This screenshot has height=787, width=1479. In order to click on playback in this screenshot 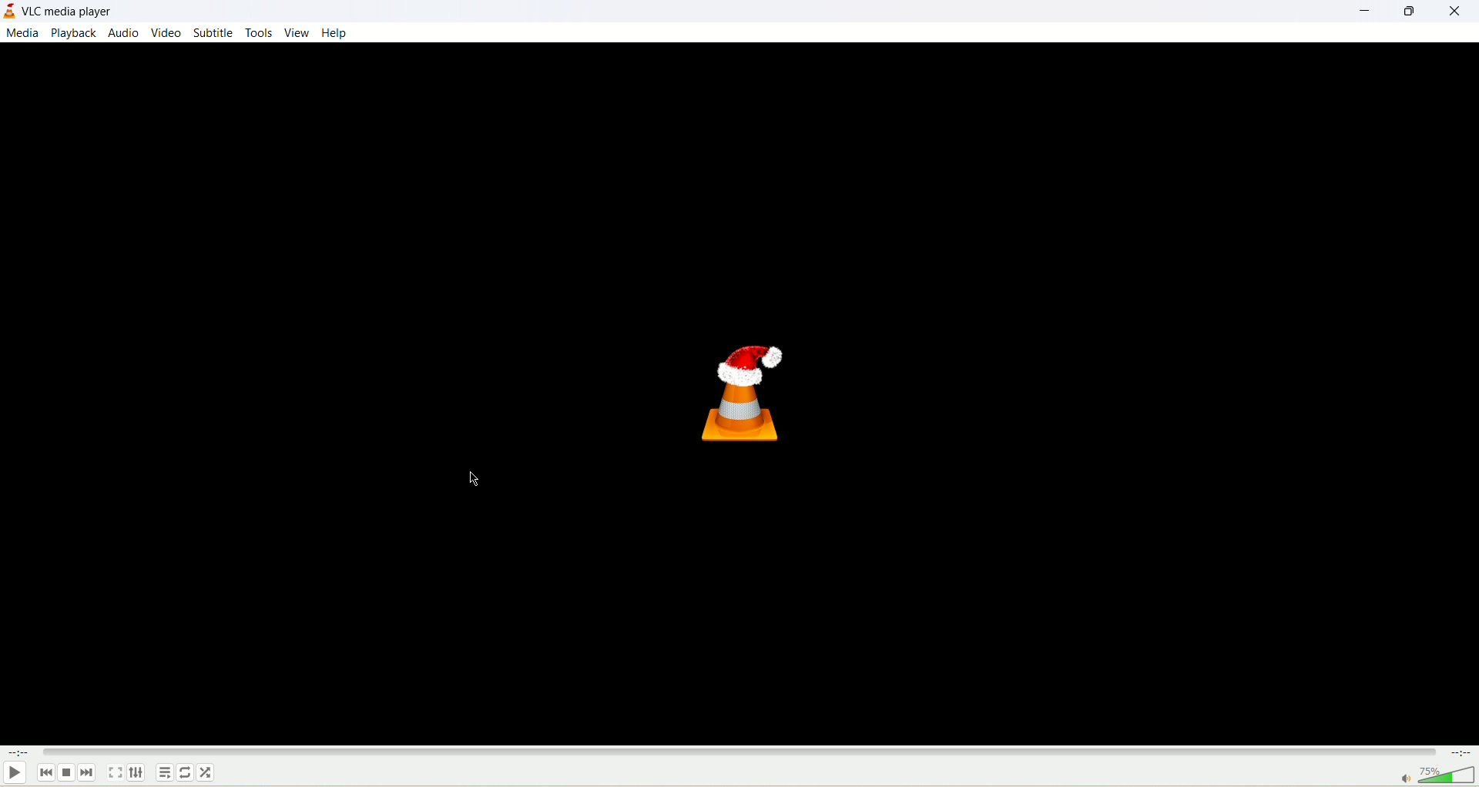, I will do `click(72, 33)`.